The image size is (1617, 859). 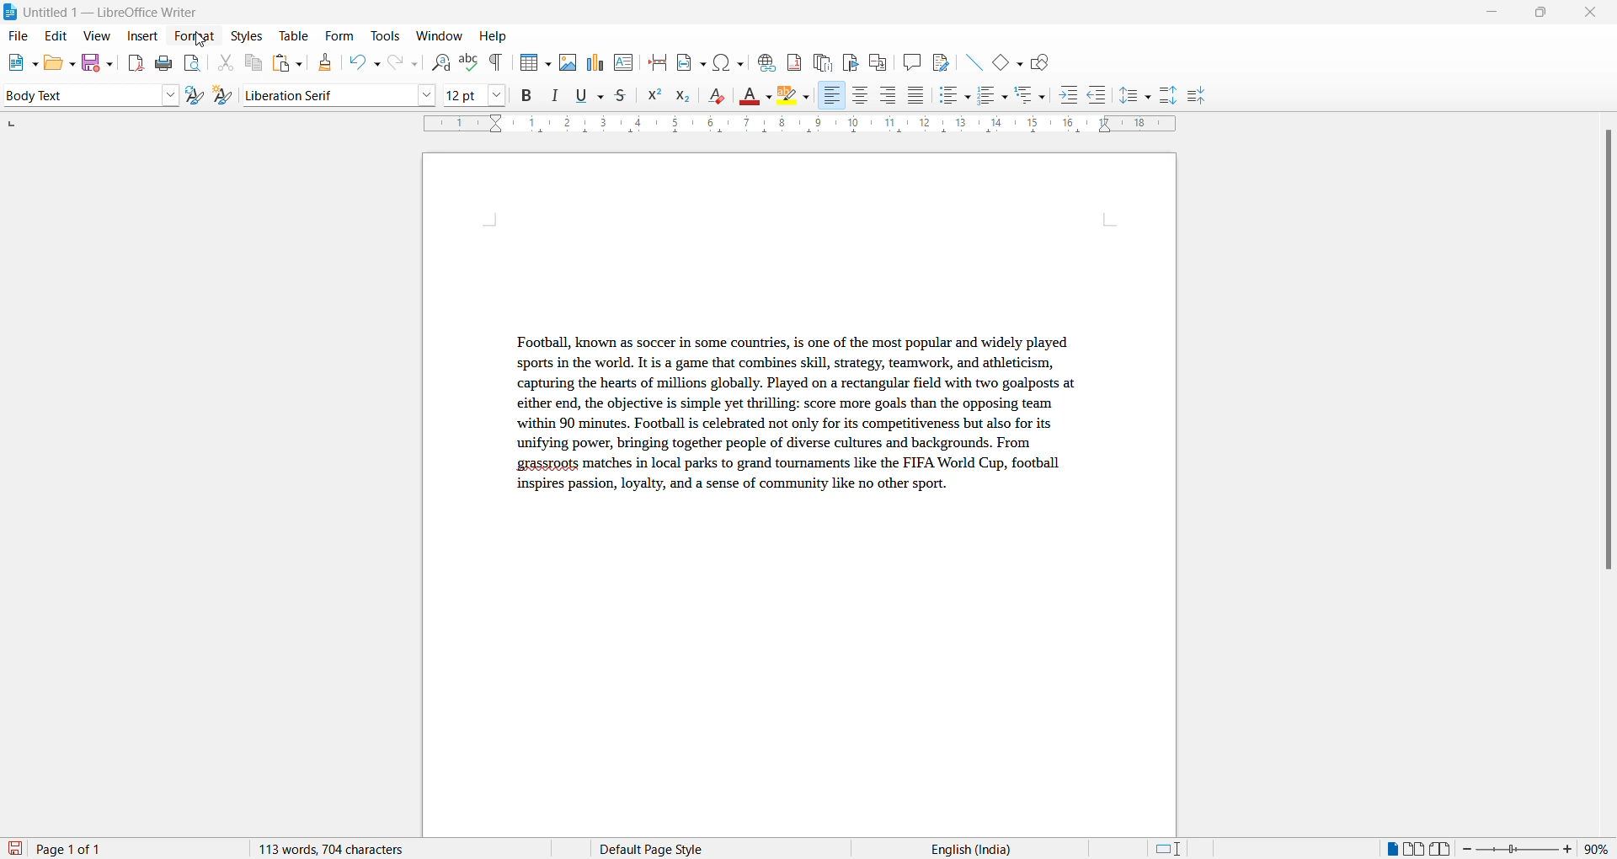 What do you see at coordinates (1043, 61) in the screenshot?
I see `show draw functions` at bounding box center [1043, 61].